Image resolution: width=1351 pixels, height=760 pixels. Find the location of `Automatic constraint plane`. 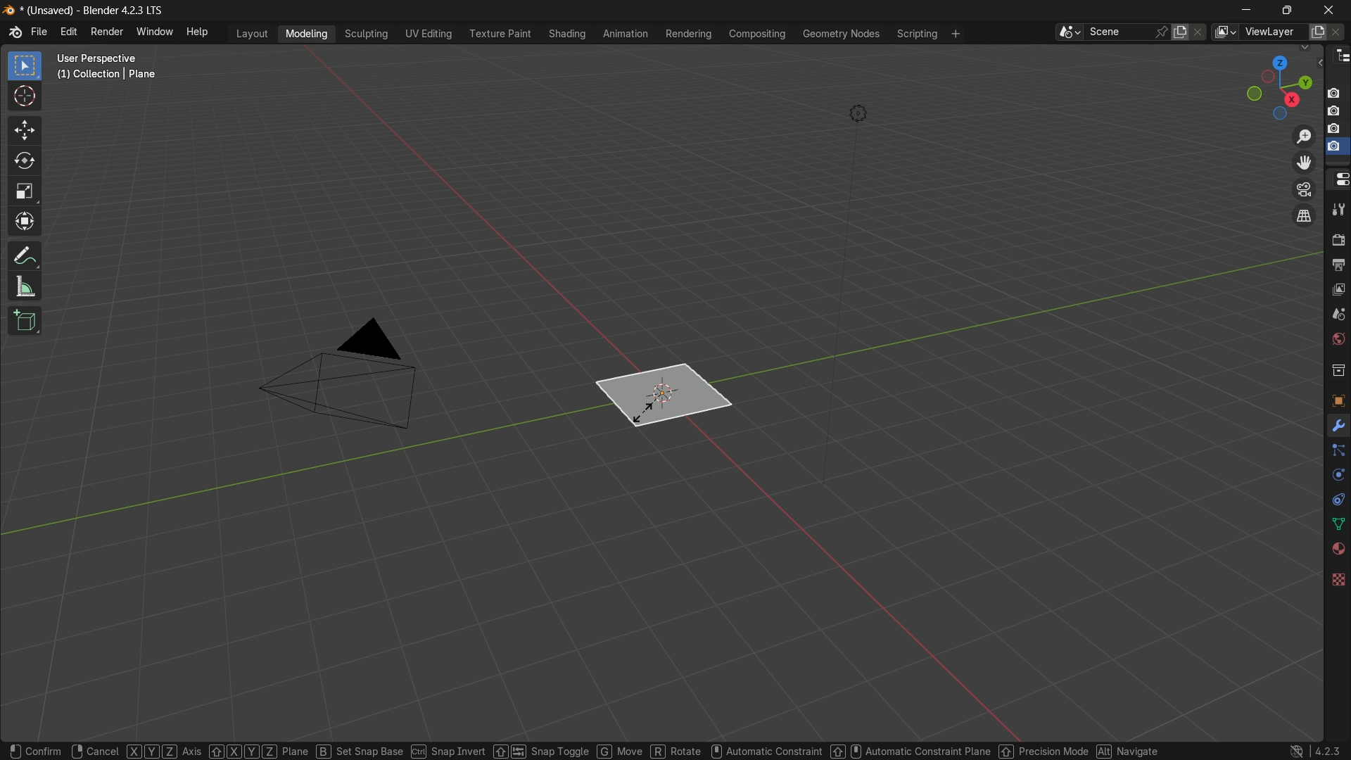

Automatic constraint plane is located at coordinates (910, 745).